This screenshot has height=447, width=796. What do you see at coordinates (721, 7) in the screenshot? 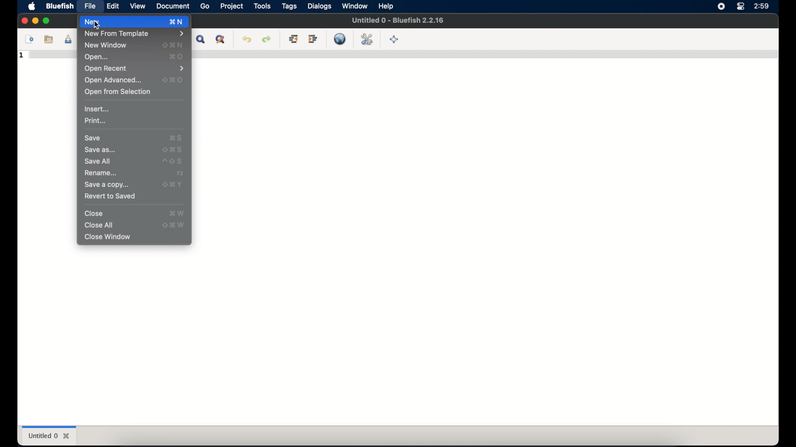
I see `screen recorder icon` at bounding box center [721, 7].